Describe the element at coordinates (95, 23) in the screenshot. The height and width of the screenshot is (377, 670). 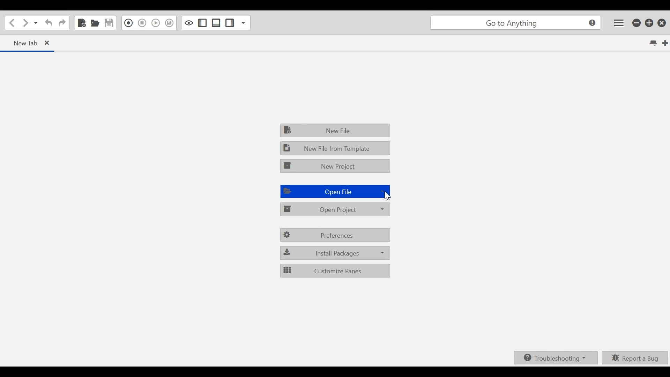
I see `Open` at that location.